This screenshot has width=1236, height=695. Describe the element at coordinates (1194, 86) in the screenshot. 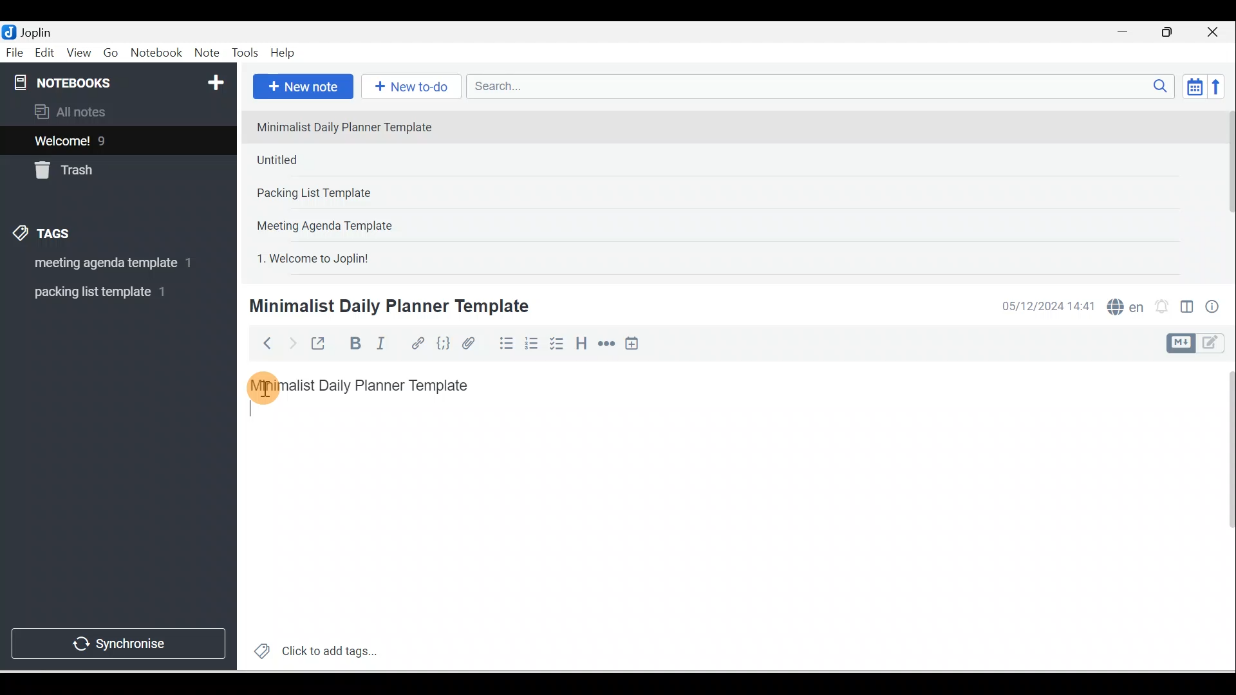

I see `Toggle sort order` at that location.